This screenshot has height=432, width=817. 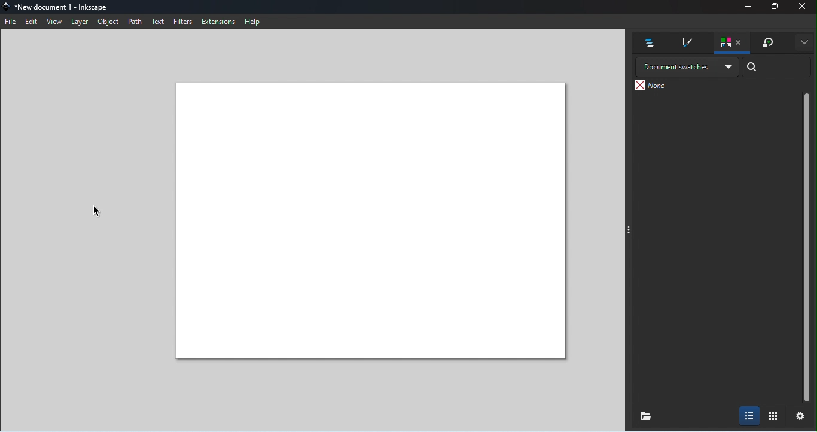 I want to click on Maximize, so click(x=773, y=7).